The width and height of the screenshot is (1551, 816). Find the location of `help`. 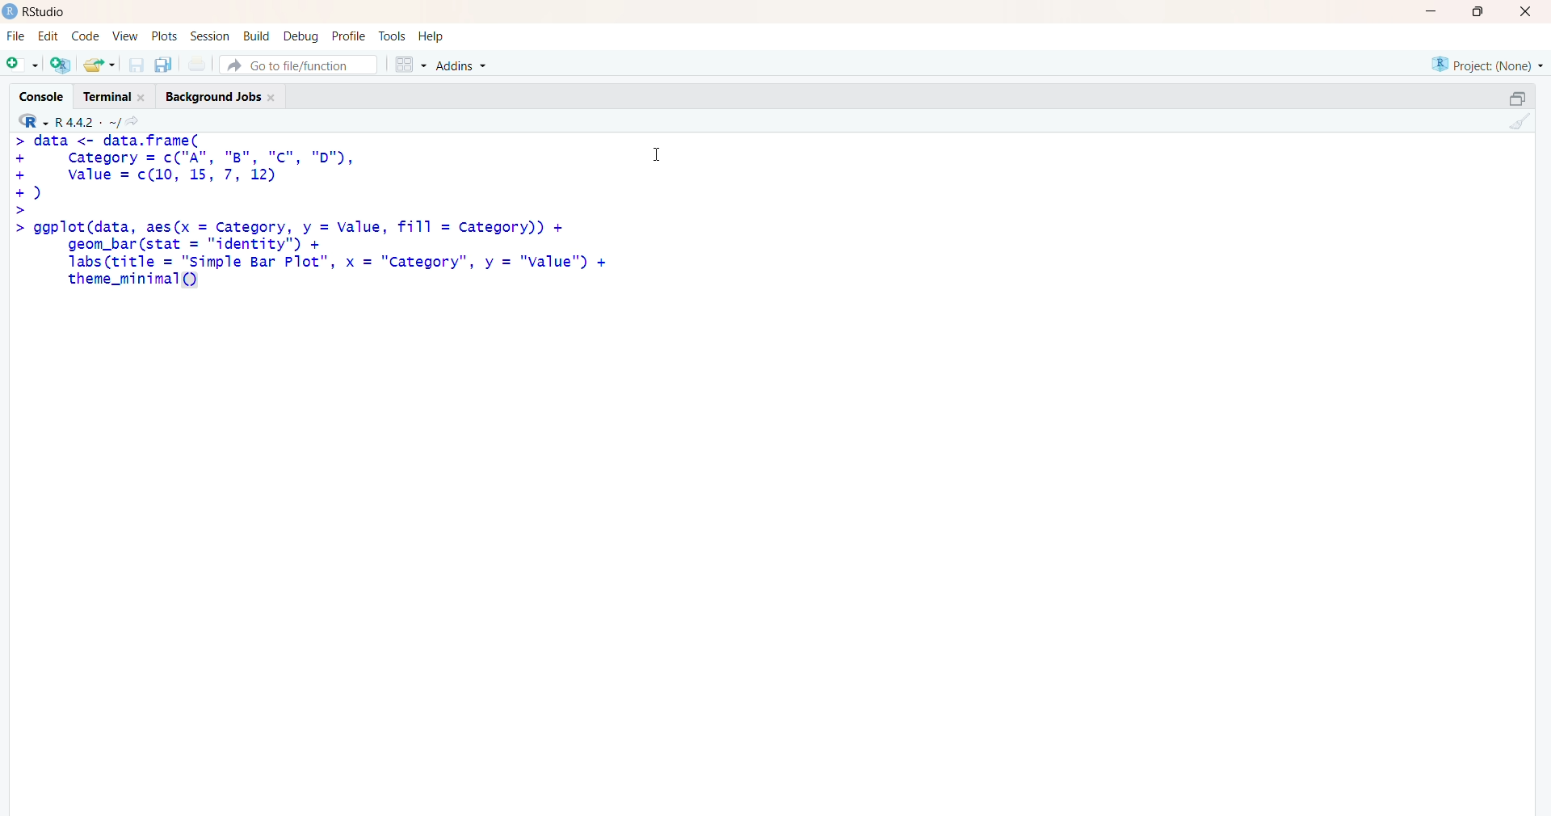

help is located at coordinates (434, 36).